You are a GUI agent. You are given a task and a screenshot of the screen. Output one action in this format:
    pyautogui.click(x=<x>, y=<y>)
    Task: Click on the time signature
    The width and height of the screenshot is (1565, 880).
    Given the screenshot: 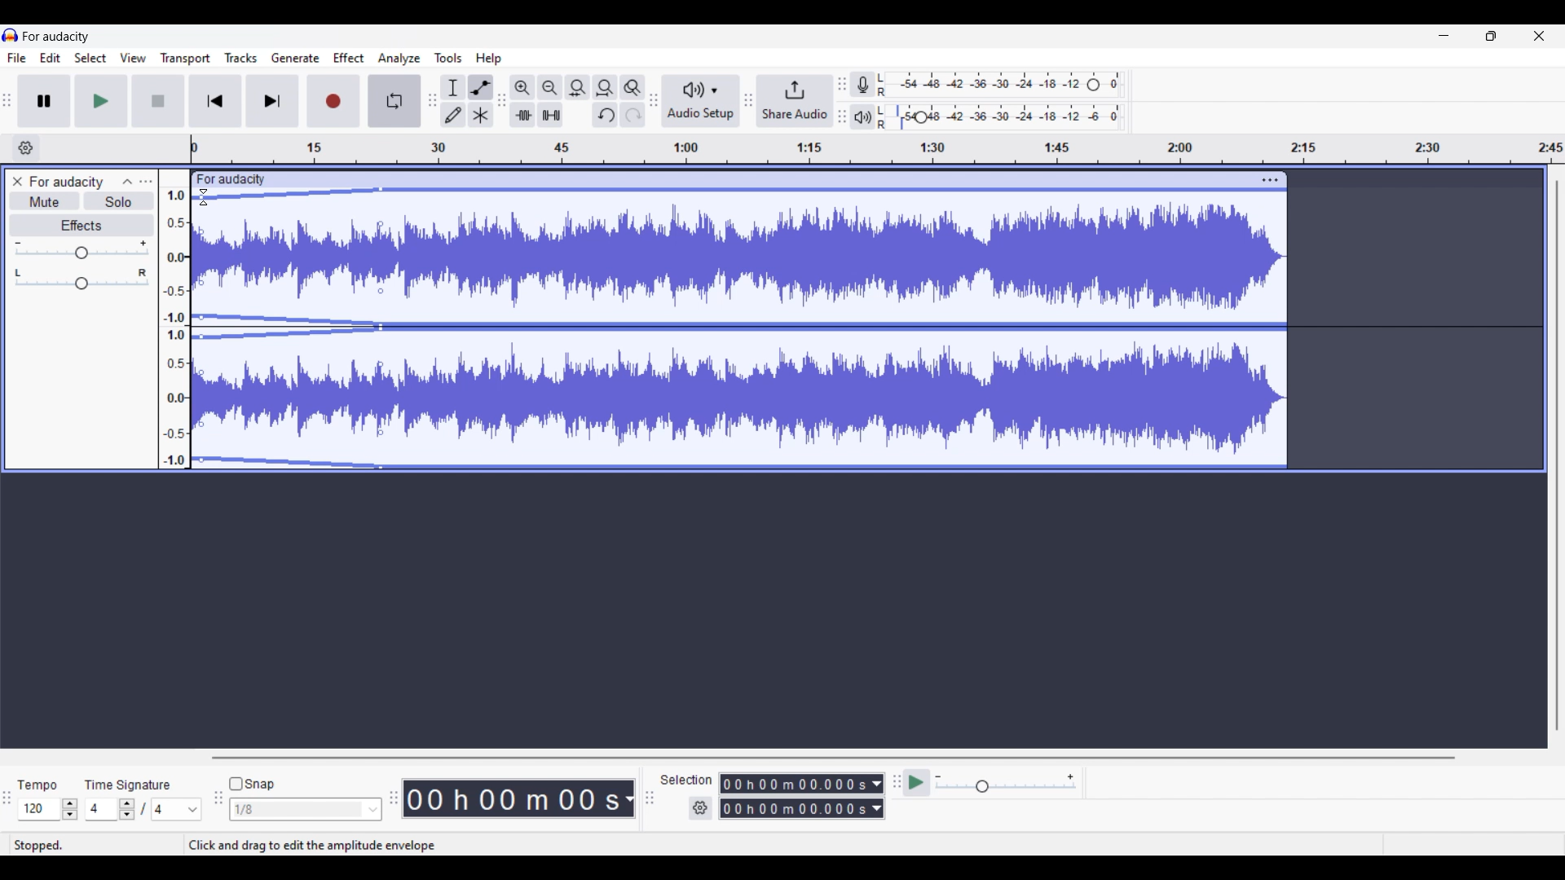 What is the action you would take?
    pyautogui.click(x=127, y=785)
    